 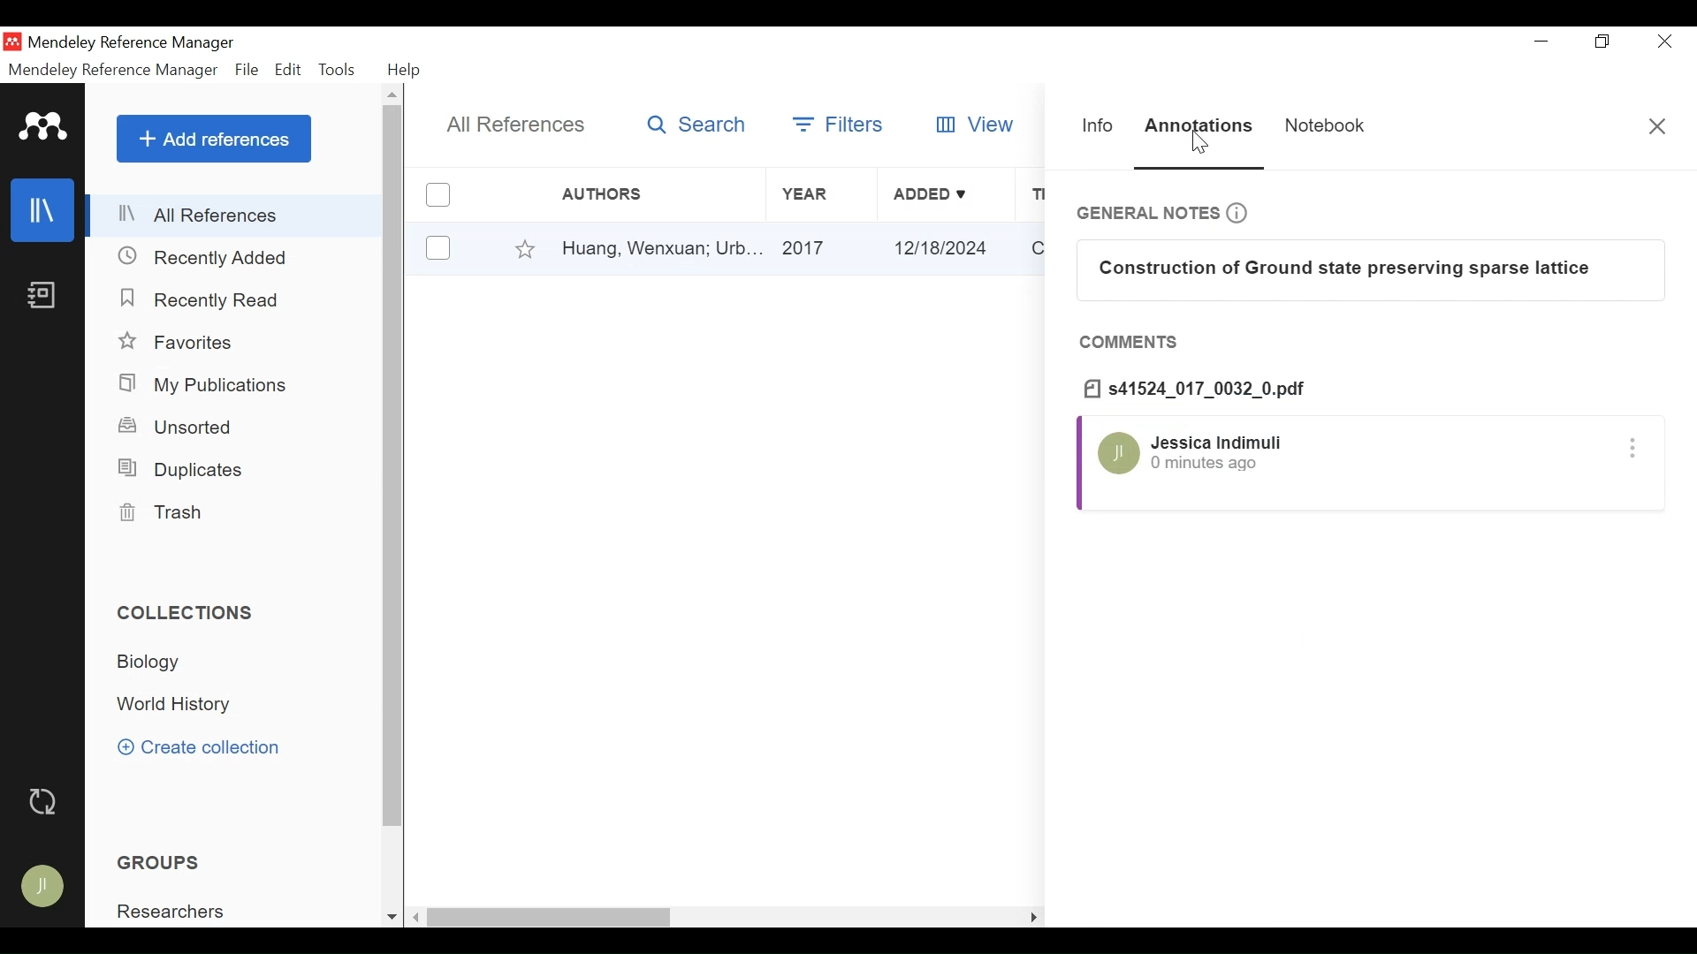 I want to click on Scroll up, so click(x=395, y=94).